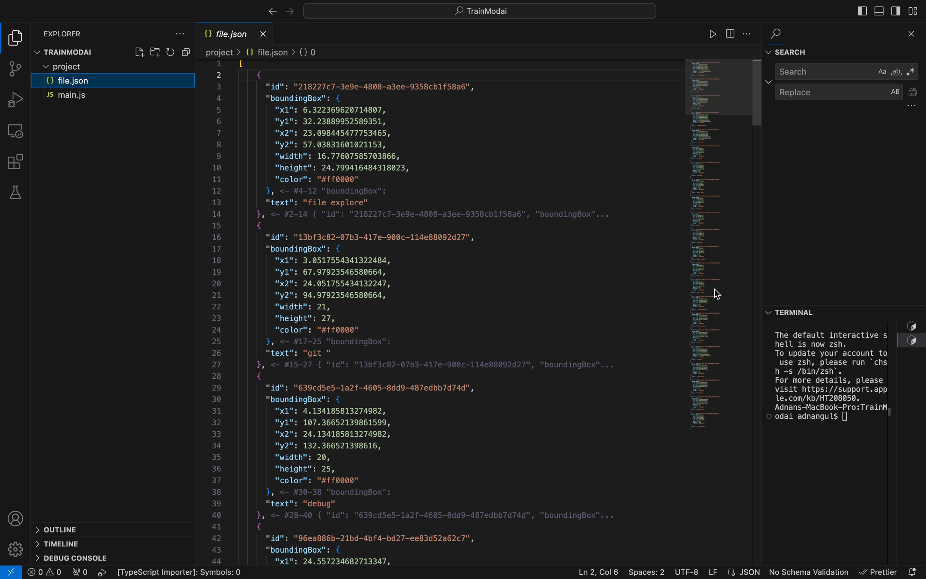  Describe the element at coordinates (15, 550) in the screenshot. I see `Settings` at that location.